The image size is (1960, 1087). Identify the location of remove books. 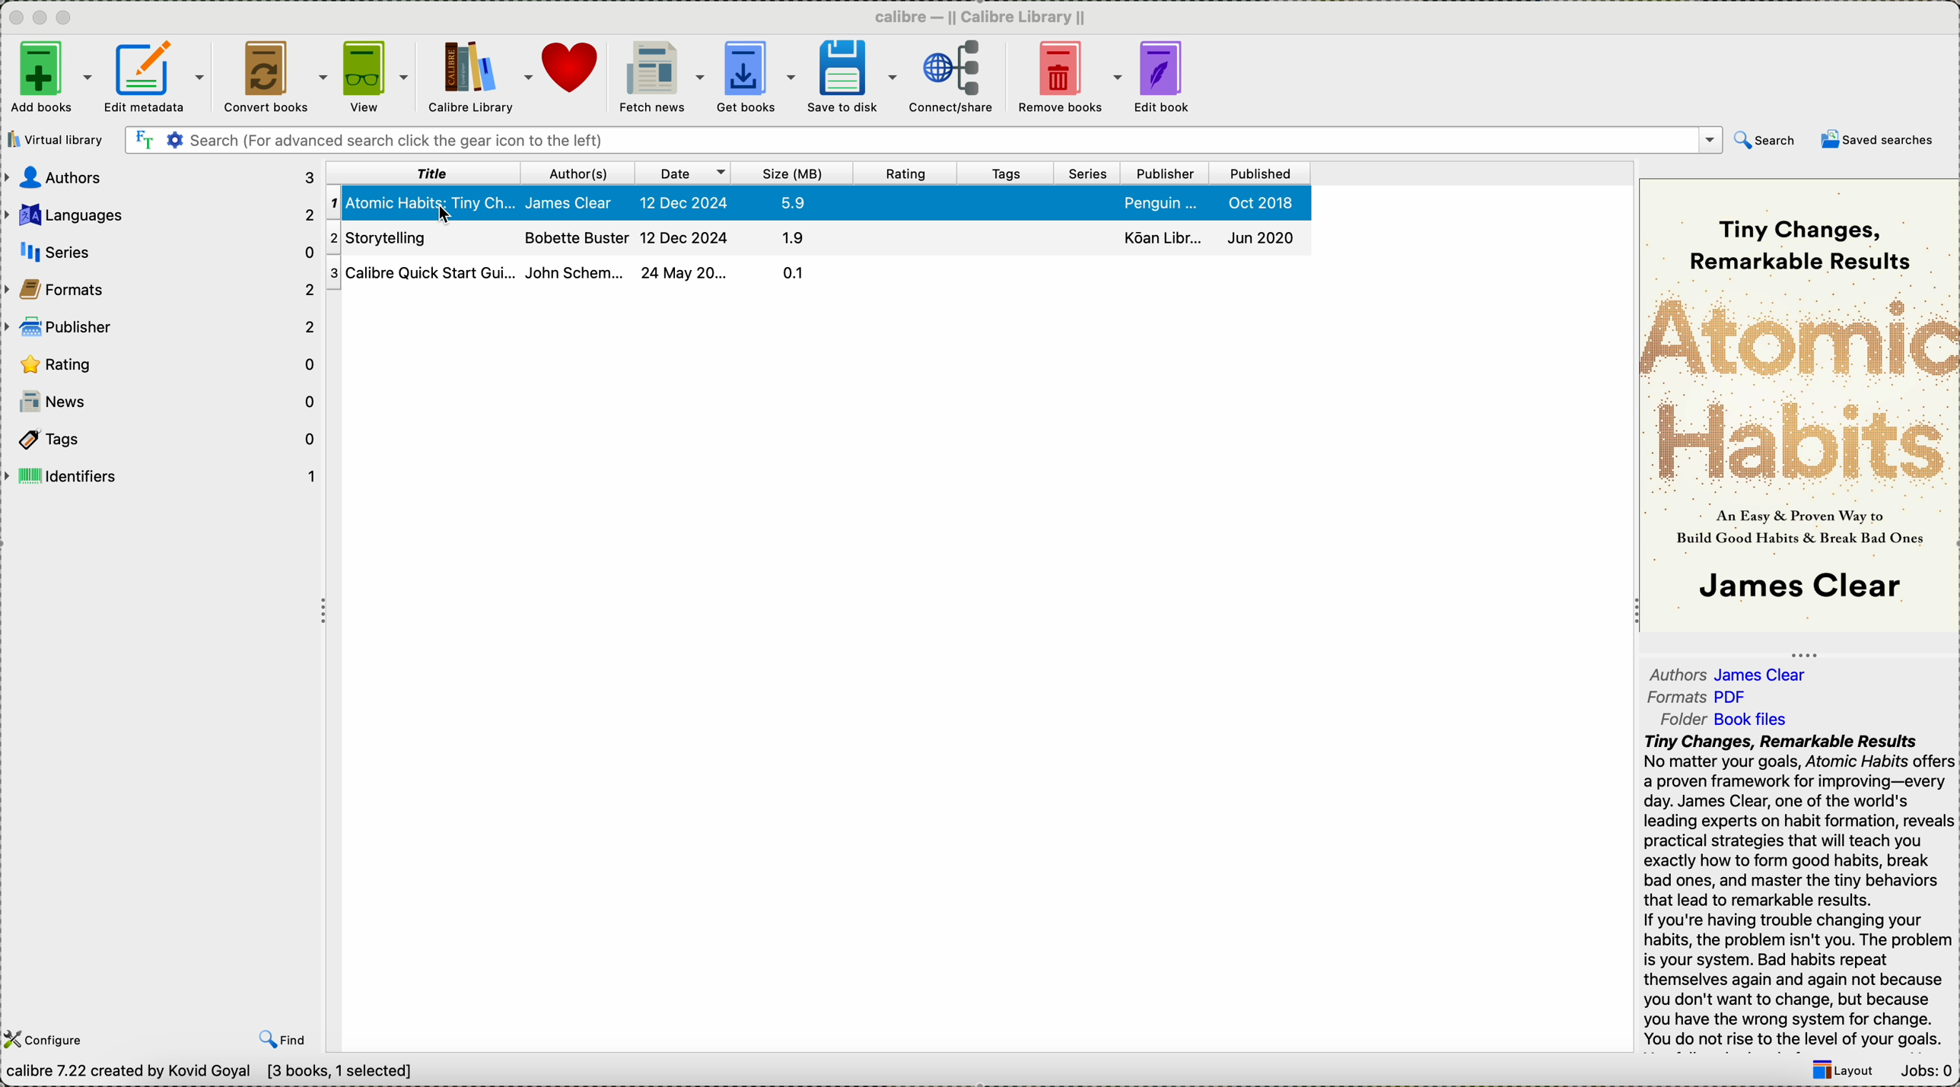
(1069, 78).